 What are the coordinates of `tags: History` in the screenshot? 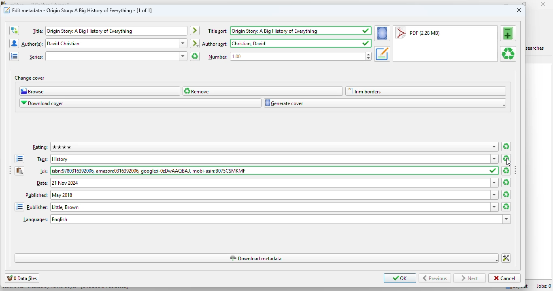 It's located at (270, 158).